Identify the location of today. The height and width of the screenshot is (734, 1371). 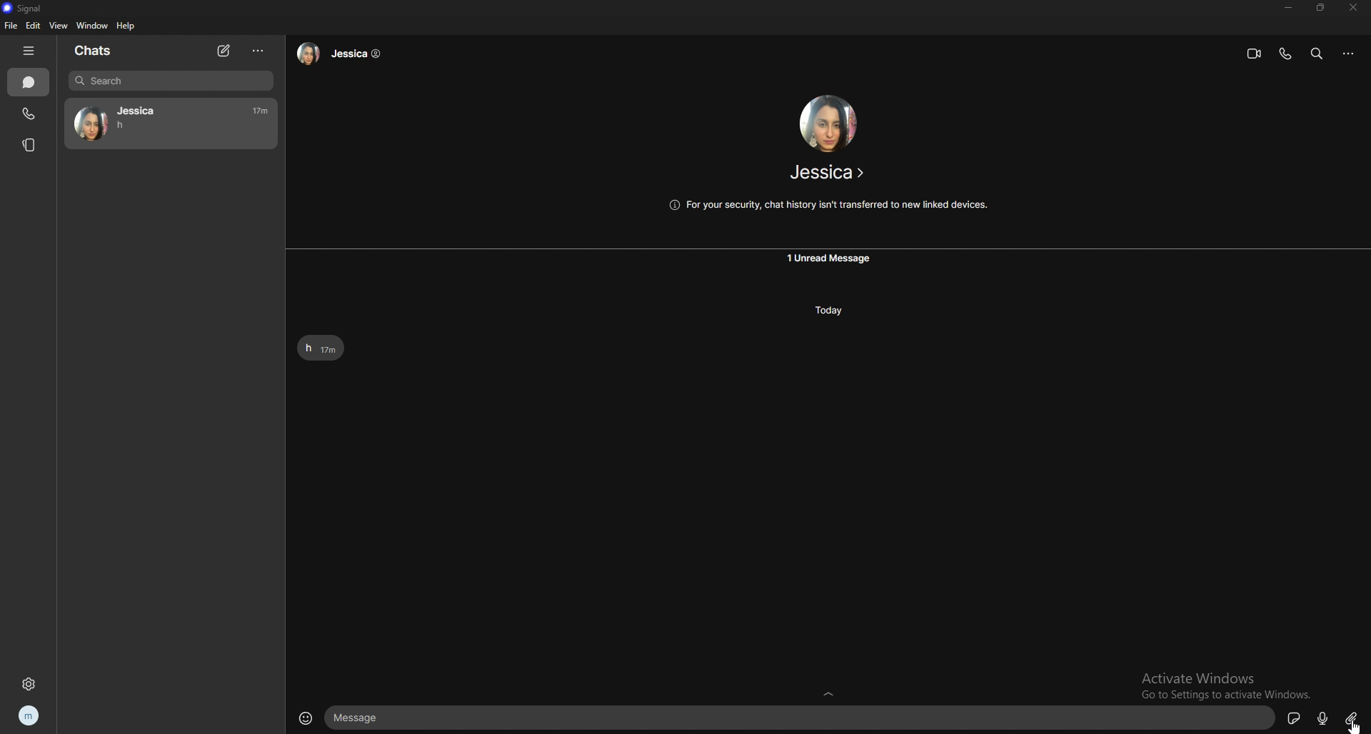
(830, 310).